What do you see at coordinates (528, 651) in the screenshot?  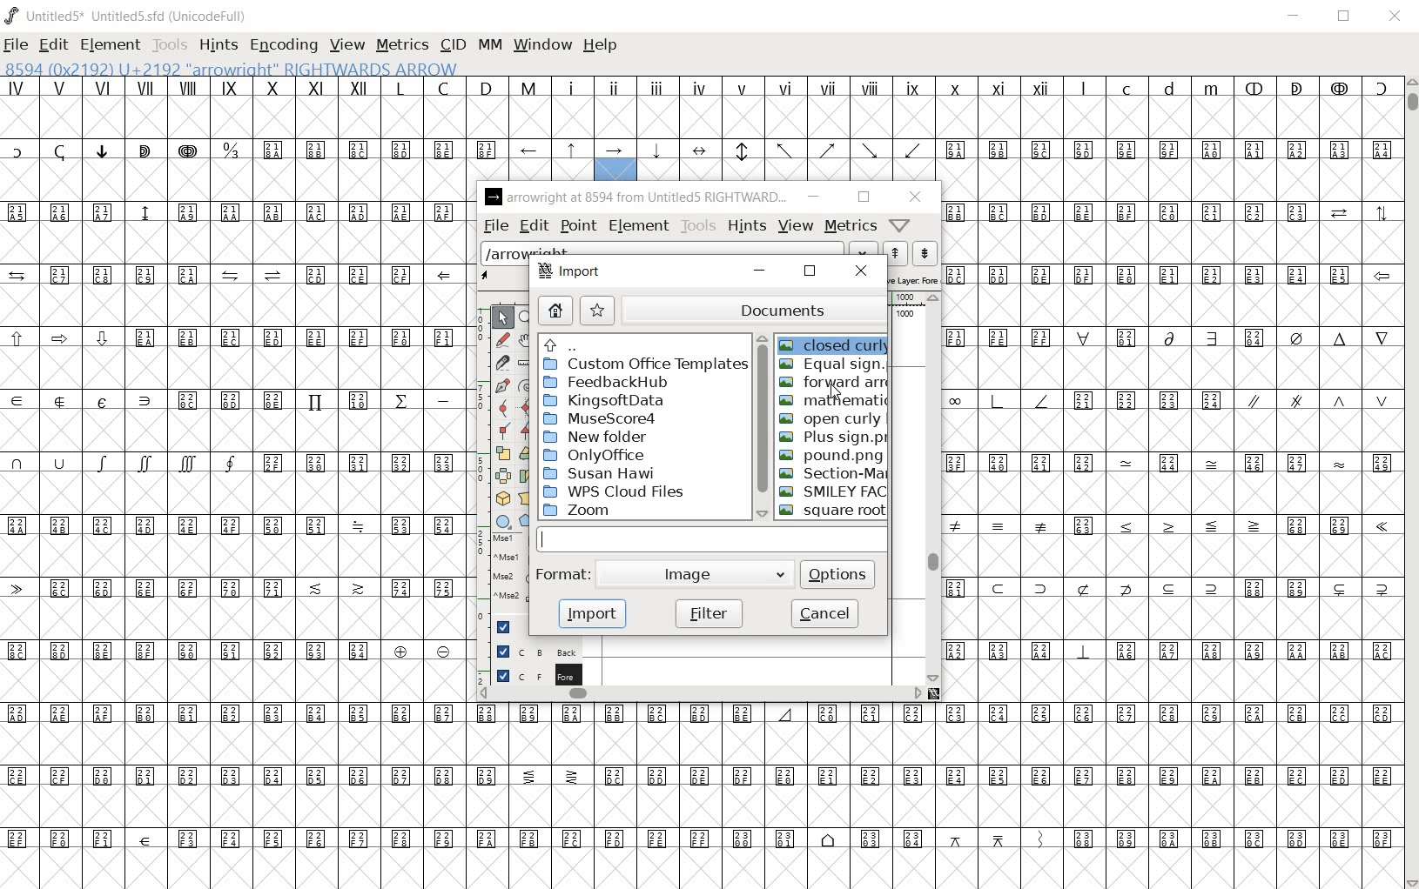 I see `background` at bounding box center [528, 651].